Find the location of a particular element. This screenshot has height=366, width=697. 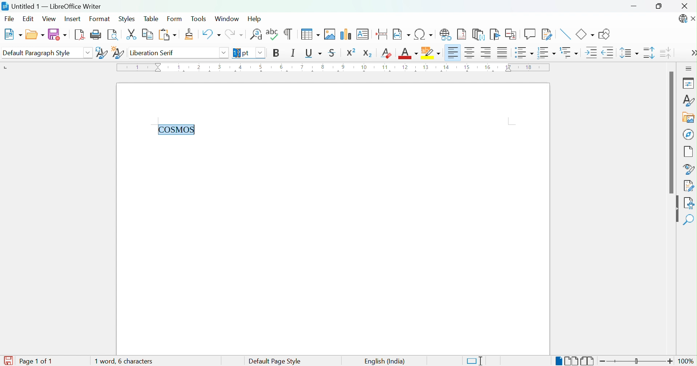

Page 1 of 1 is located at coordinates (35, 361).